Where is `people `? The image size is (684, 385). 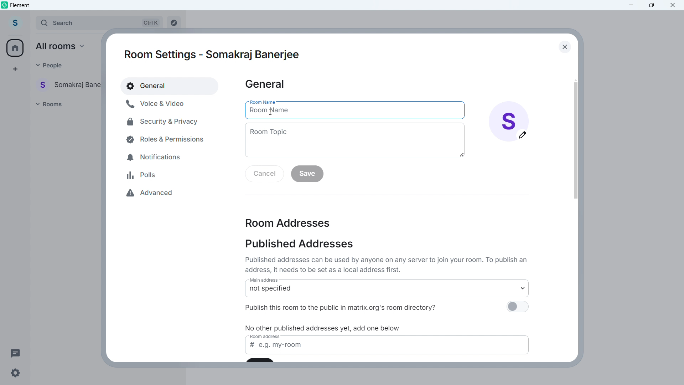
people  is located at coordinates (49, 65).